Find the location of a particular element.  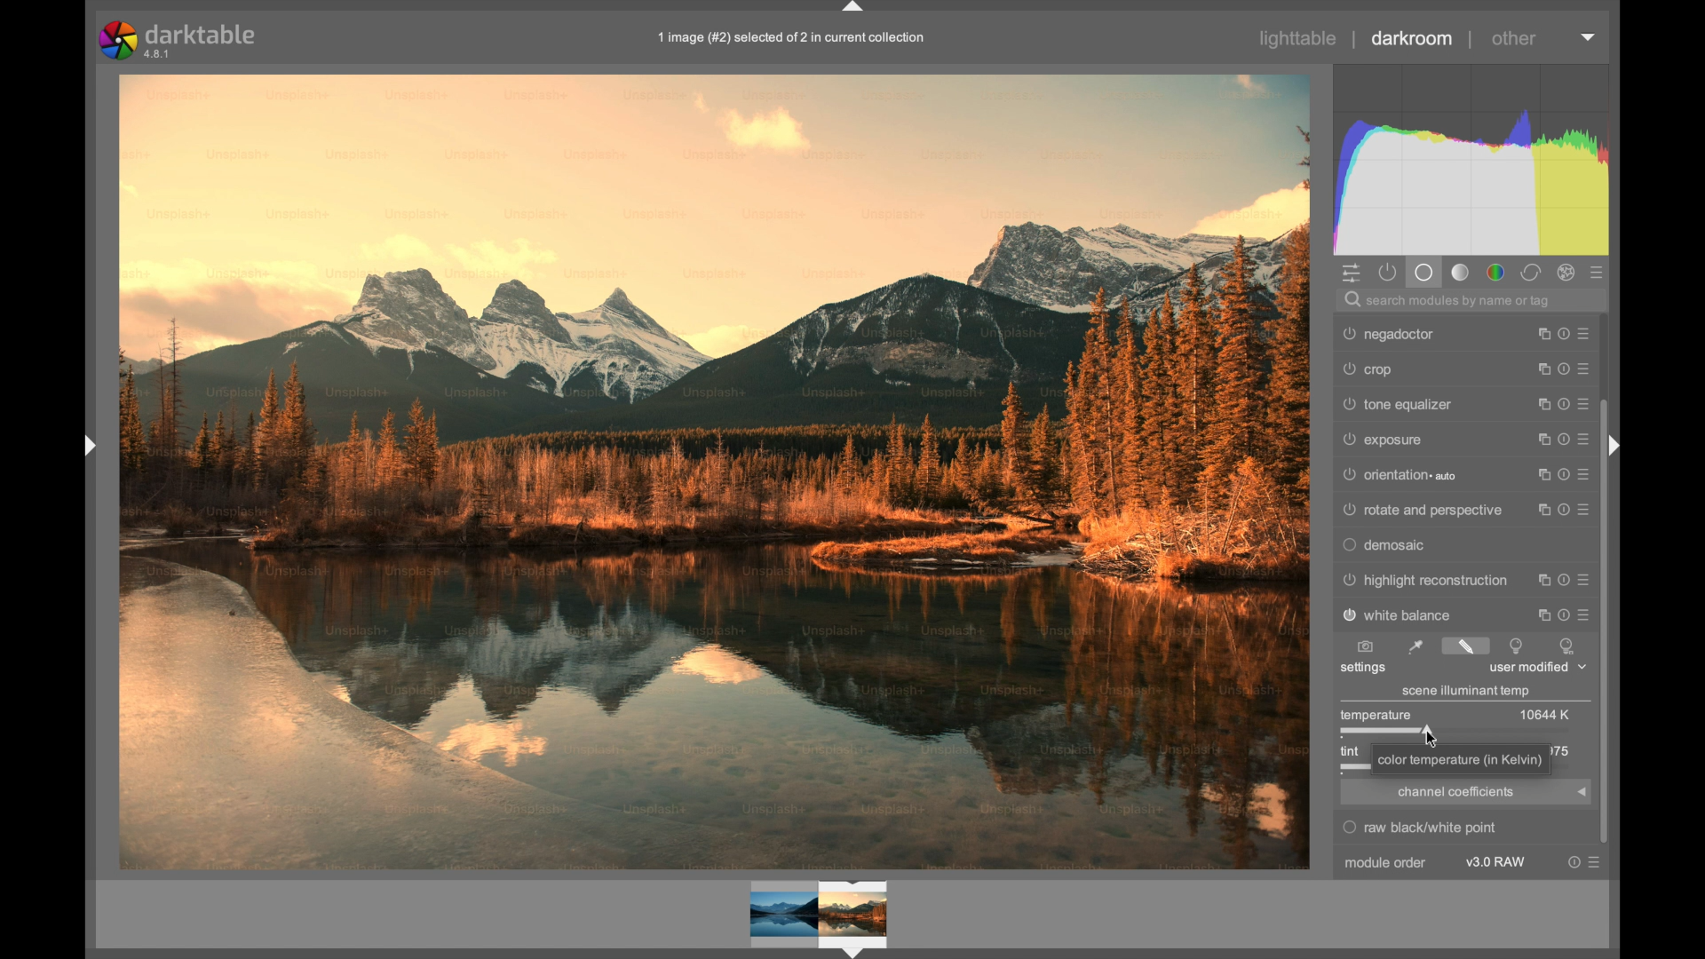

highlight reconstruction is located at coordinates (1423, 579).